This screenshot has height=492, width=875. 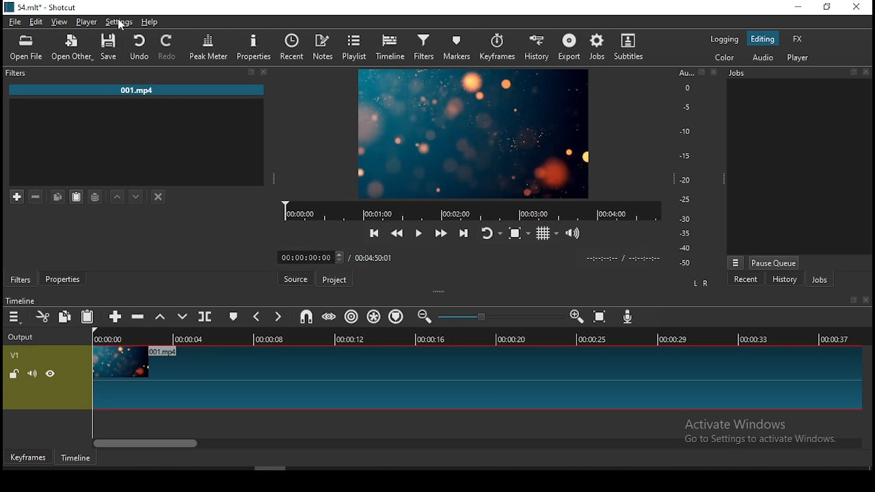 What do you see at coordinates (866, 300) in the screenshot?
I see `Close` at bounding box center [866, 300].